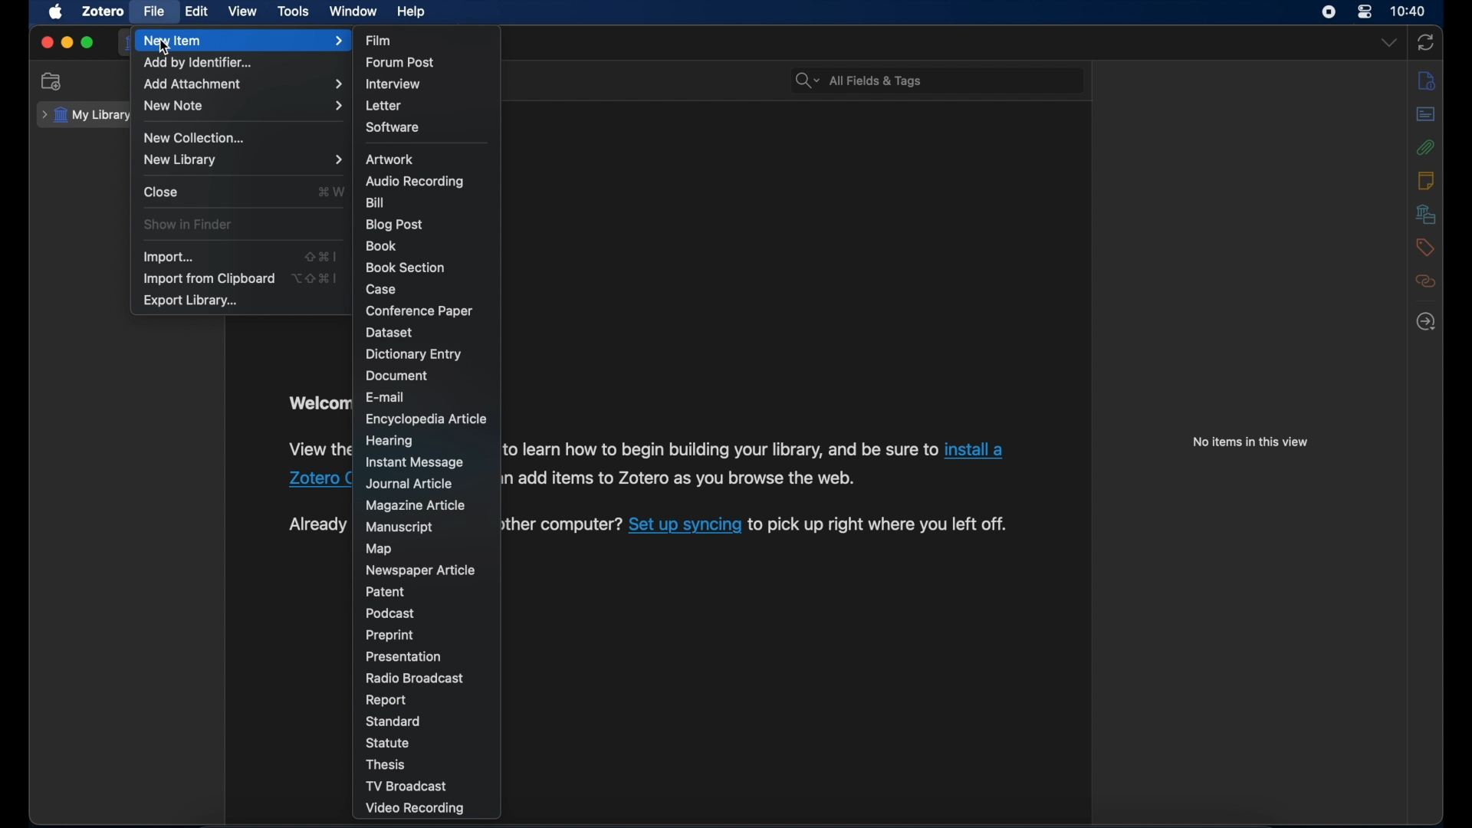  Describe the element at coordinates (354, 11) in the screenshot. I see `window` at that location.